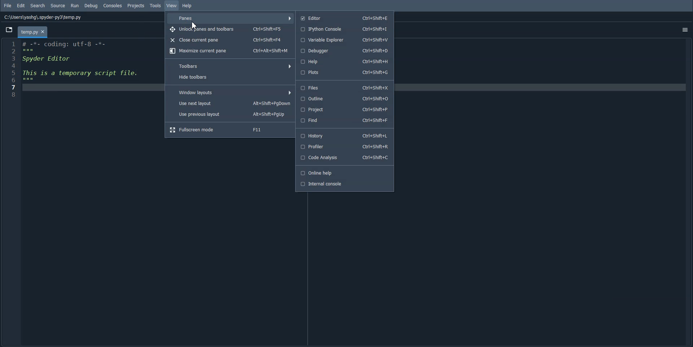 Image resolution: width=693 pixels, height=347 pixels. I want to click on View, so click(172, 5).